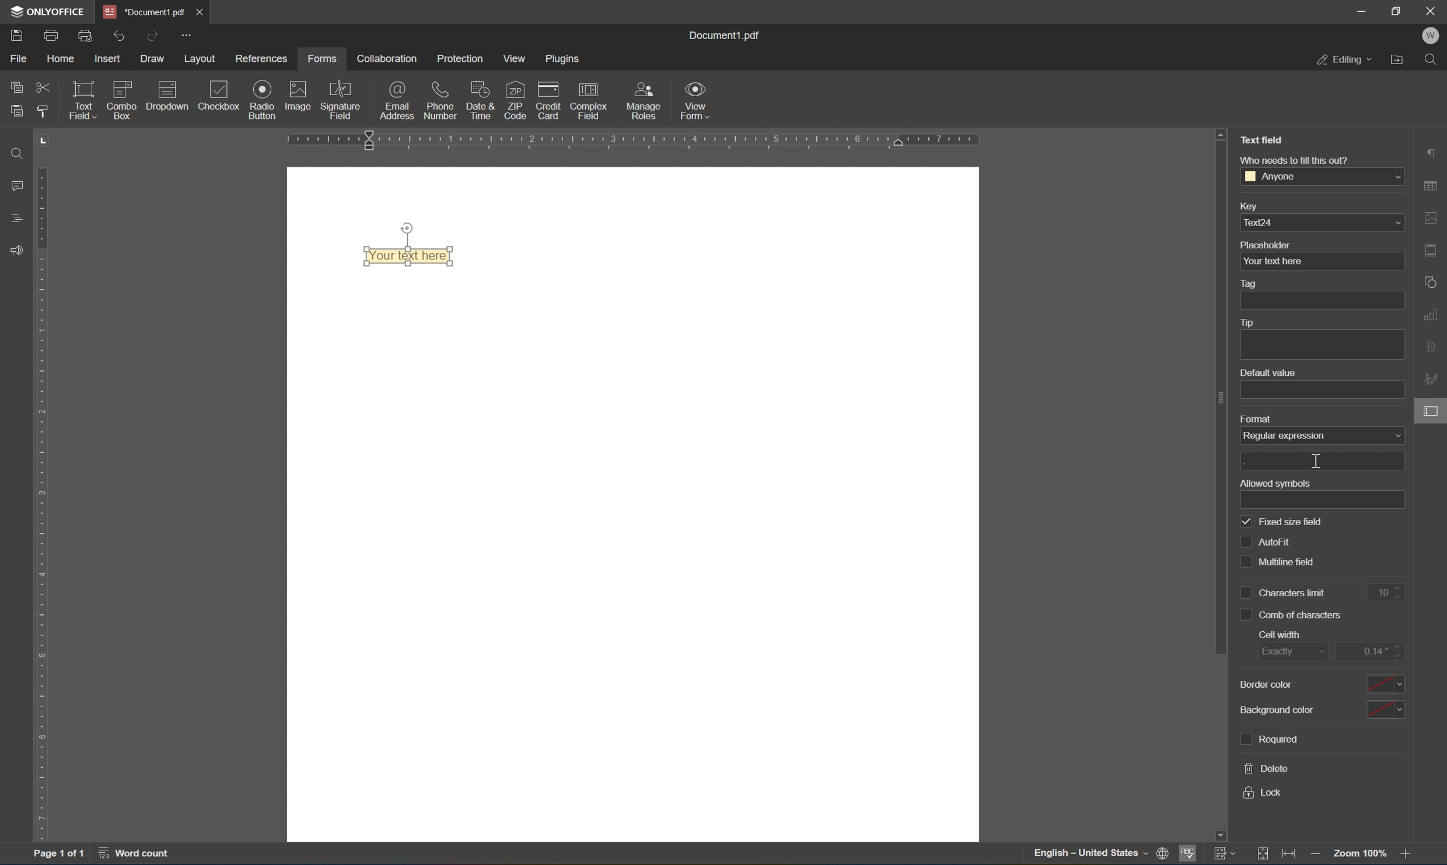 The width and height of the screenshot is (1447, 865). Describe the element at coordinates (1397, 10) in the screenshot. I see `restore down` at that location.